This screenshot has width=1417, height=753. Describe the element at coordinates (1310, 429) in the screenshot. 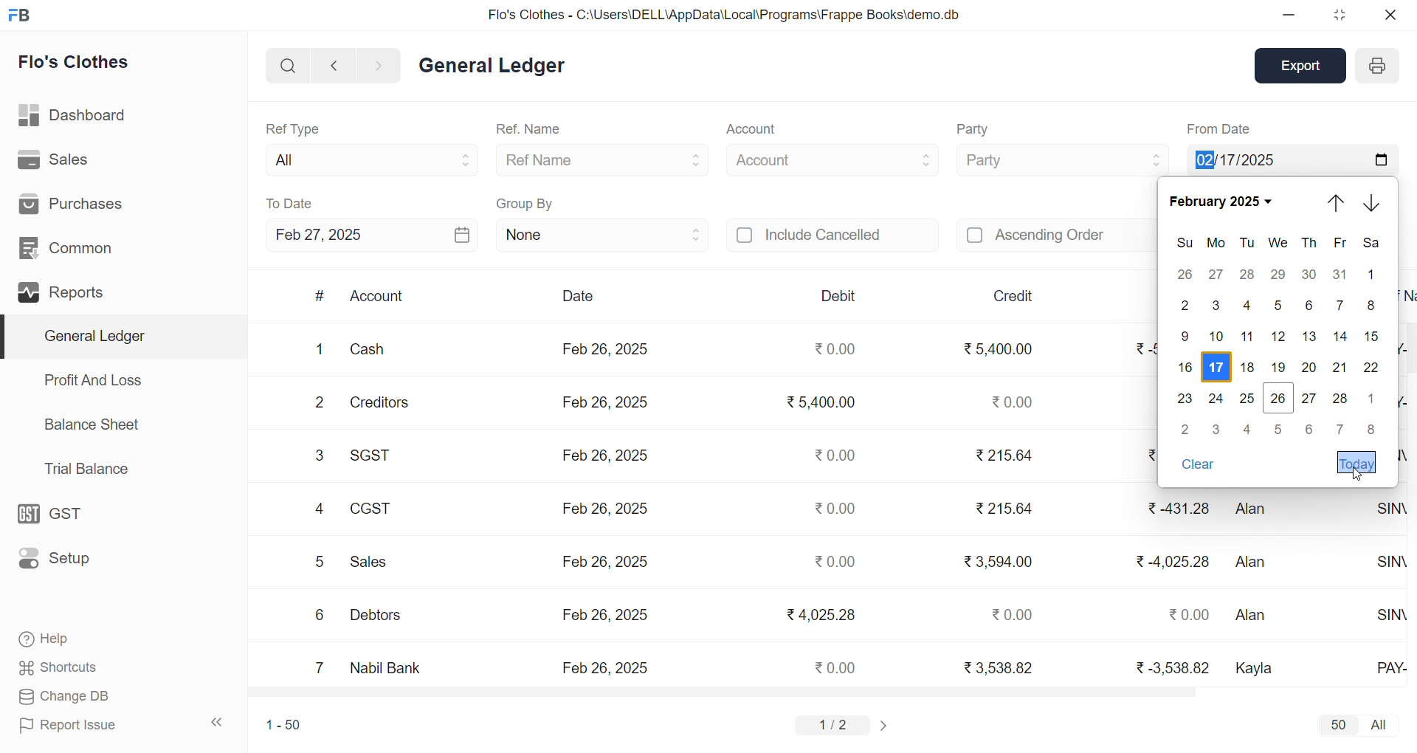

I see `6` at that location.